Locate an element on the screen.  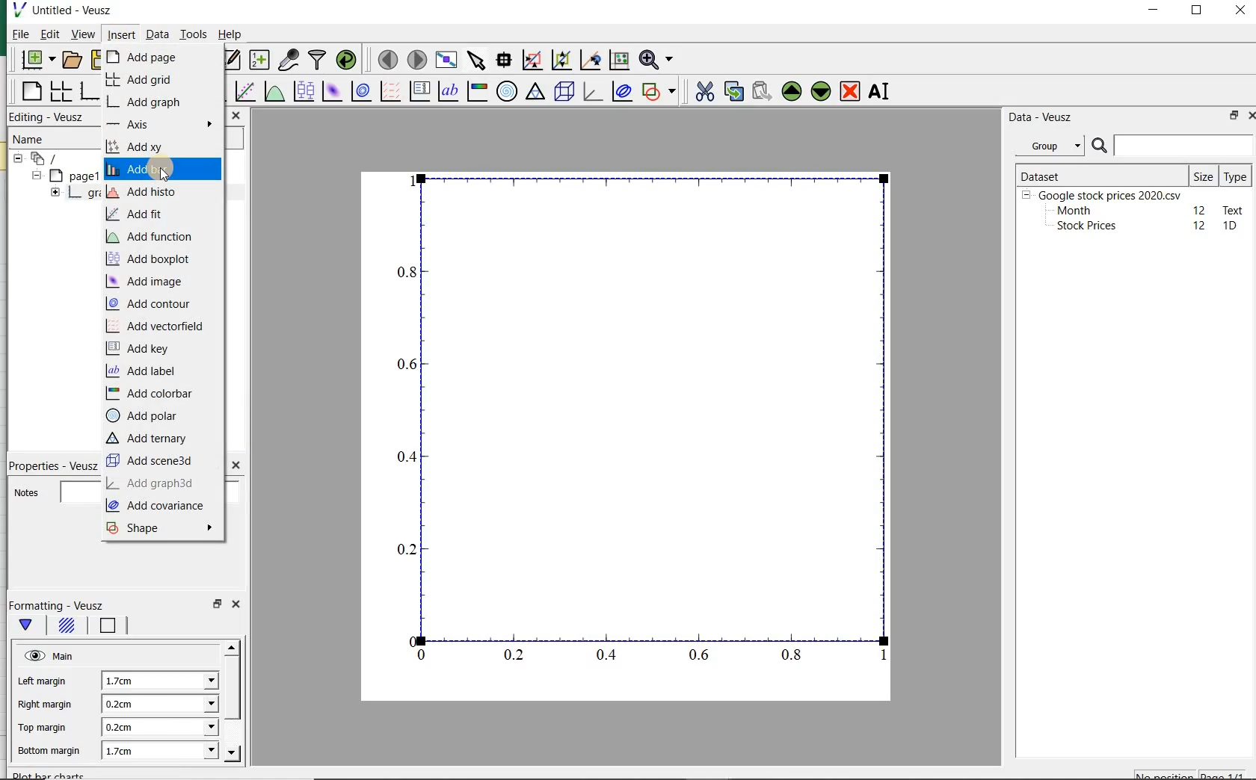
Formatting - Veusz is located at coordinates (62, 606).